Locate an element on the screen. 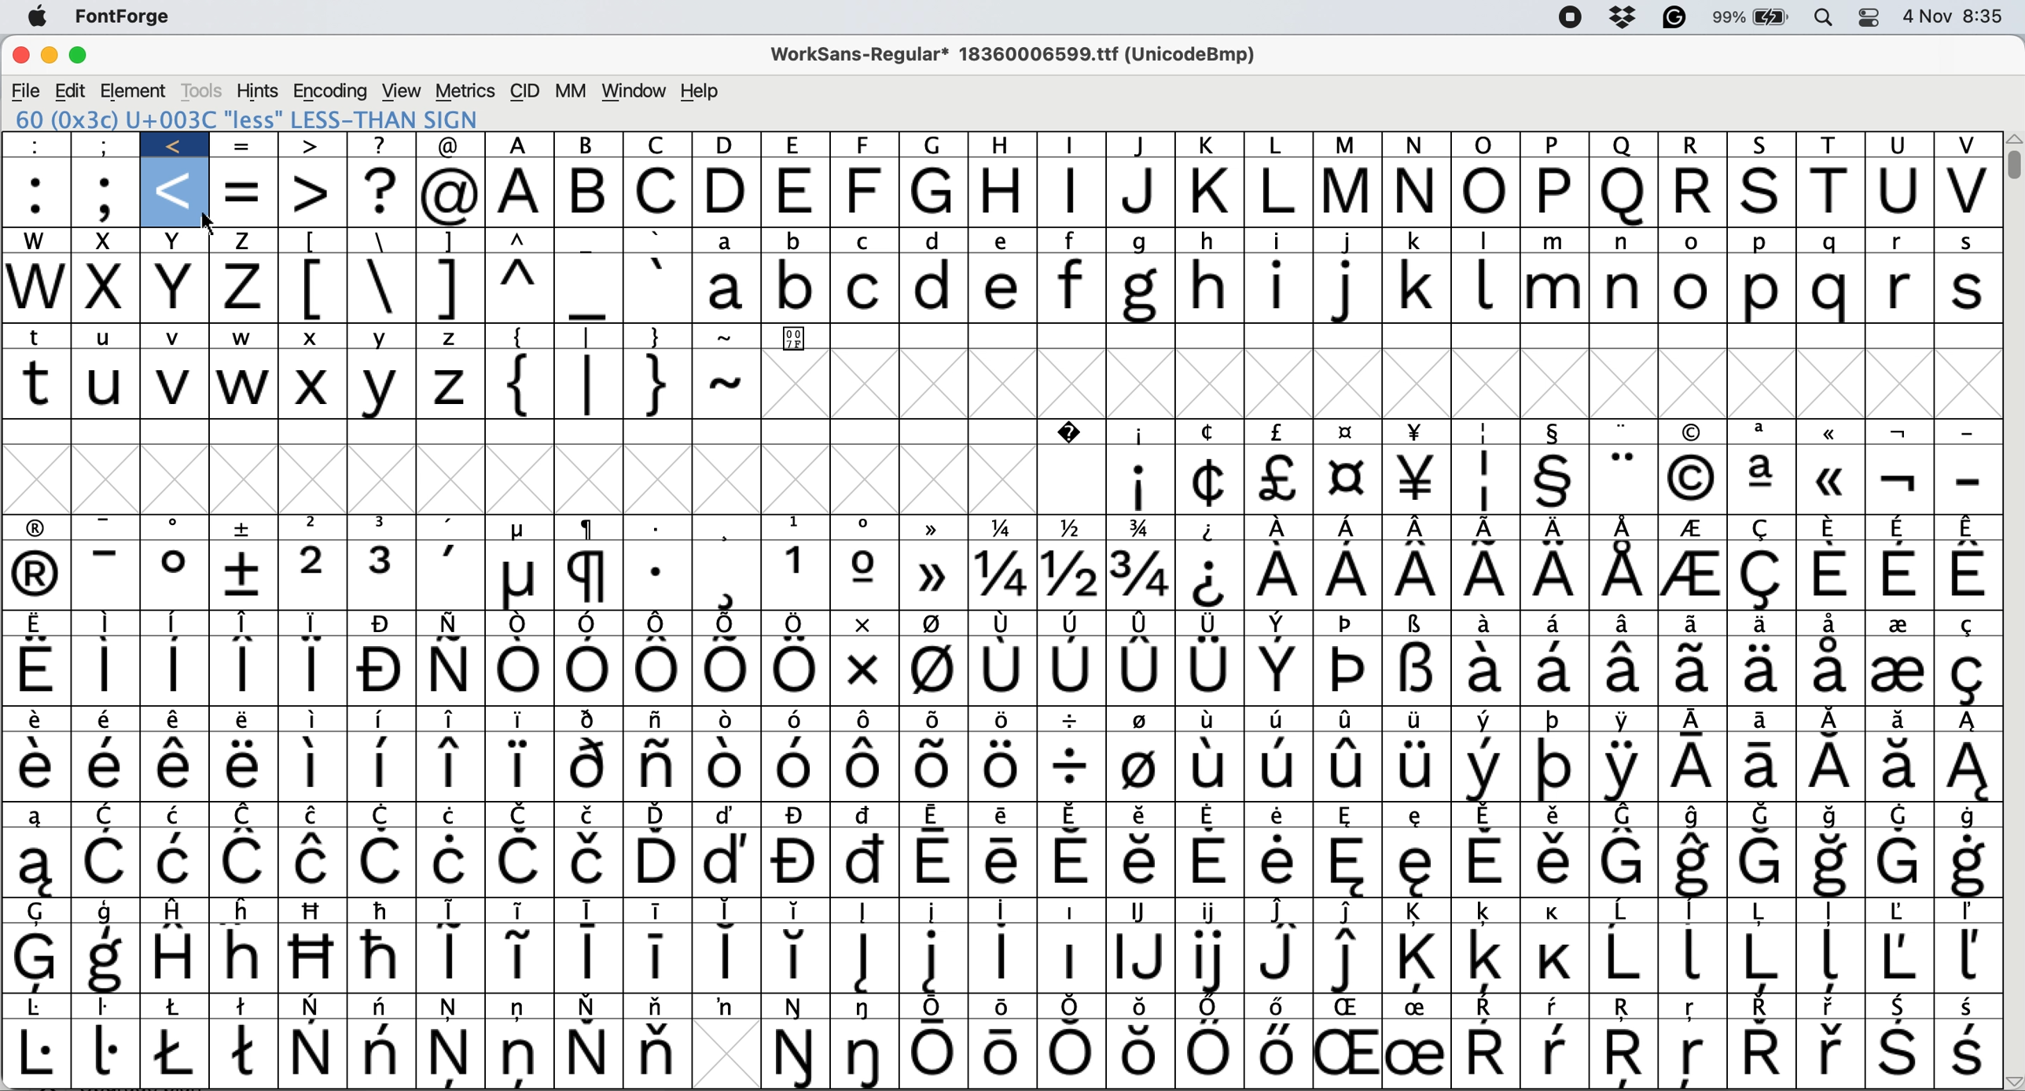 This screenshot has width=2025, height=1091. Symbol is located at coordinates (1146, 432).